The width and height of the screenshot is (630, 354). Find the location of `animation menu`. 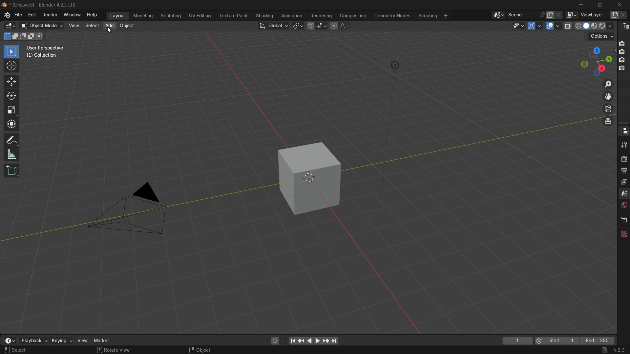

animation menu is located at coordinates (292, 16).